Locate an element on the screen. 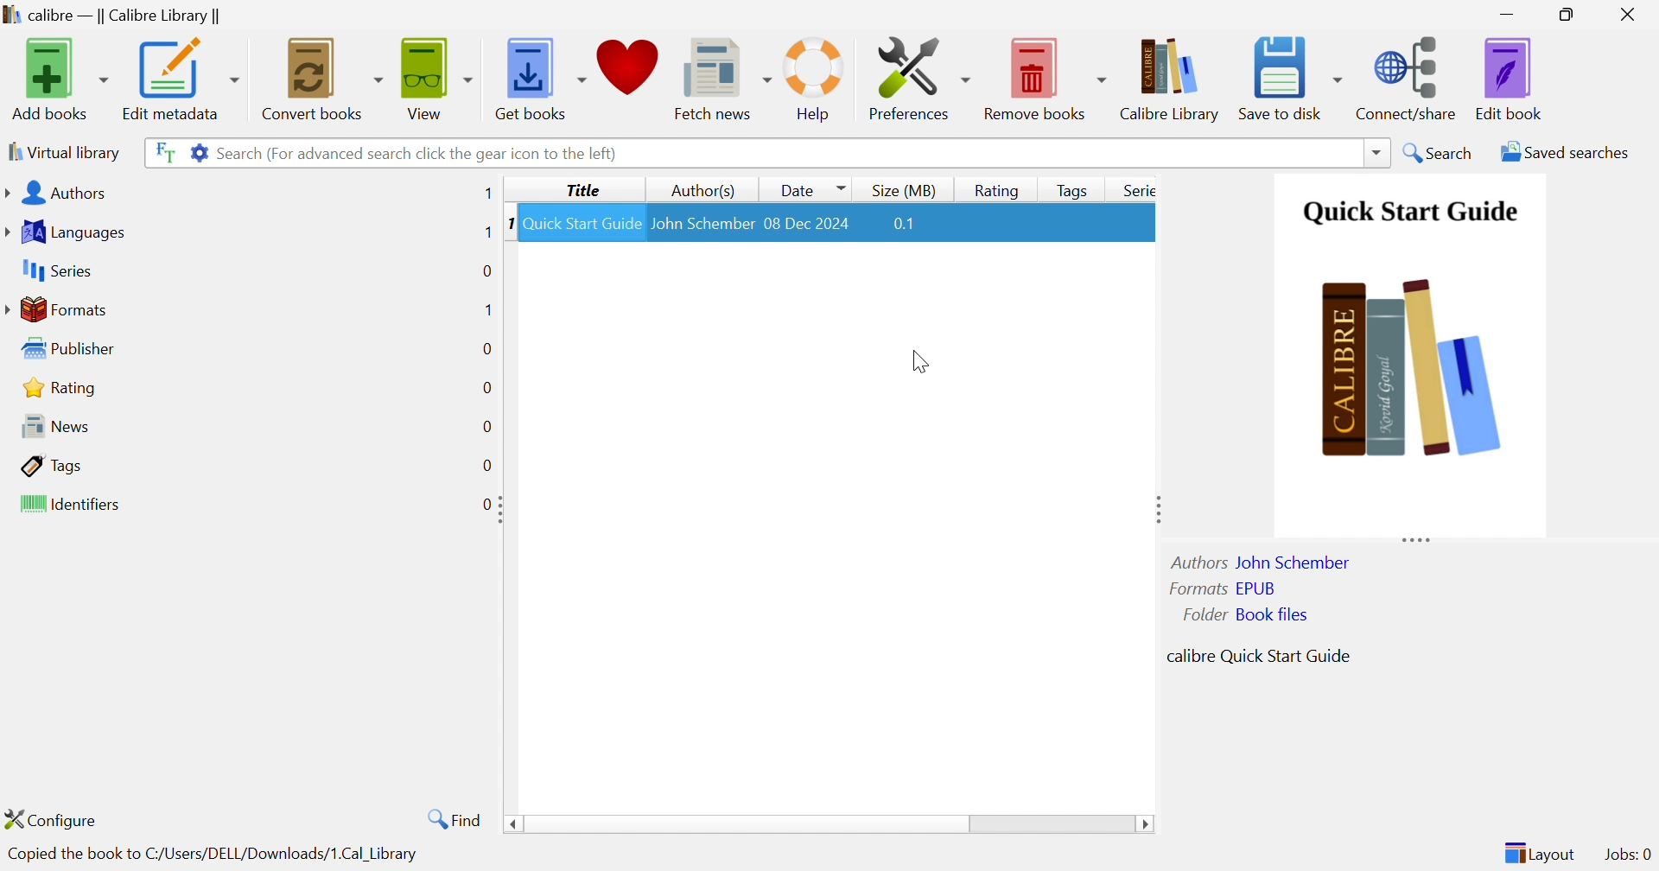 This screenshot has height=871, width=1659. 0 is located at coordinates (486, 350).